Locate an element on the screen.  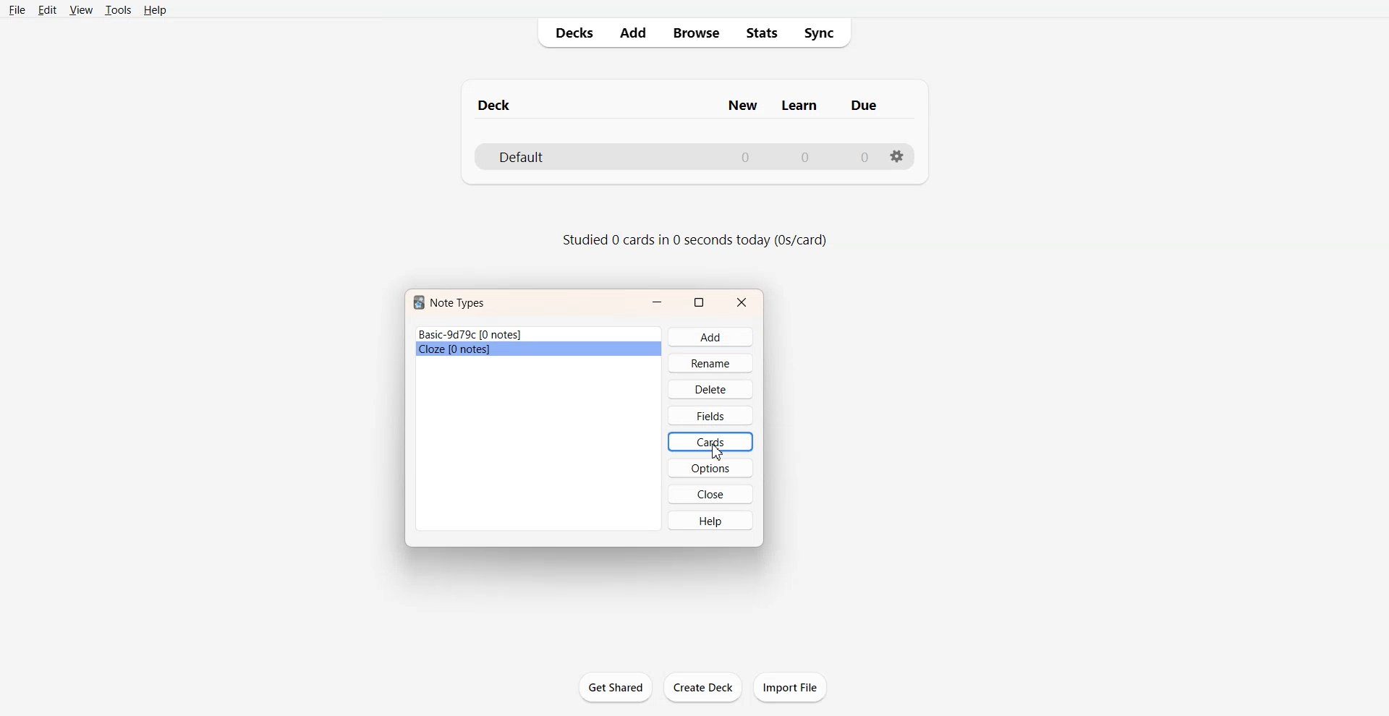
Cursor is located at coordinates (718, 452).